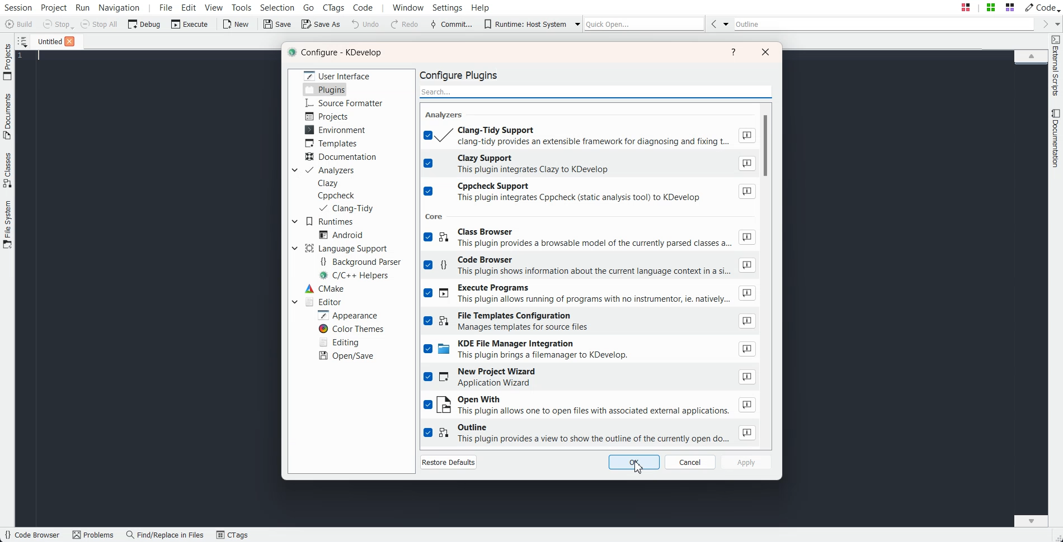 The height and width of the screenshot is (542, 1063). What do you see at coordinates (347, 315) in the screenshot?
I see `Appearance` at bounding box center [347, 315].